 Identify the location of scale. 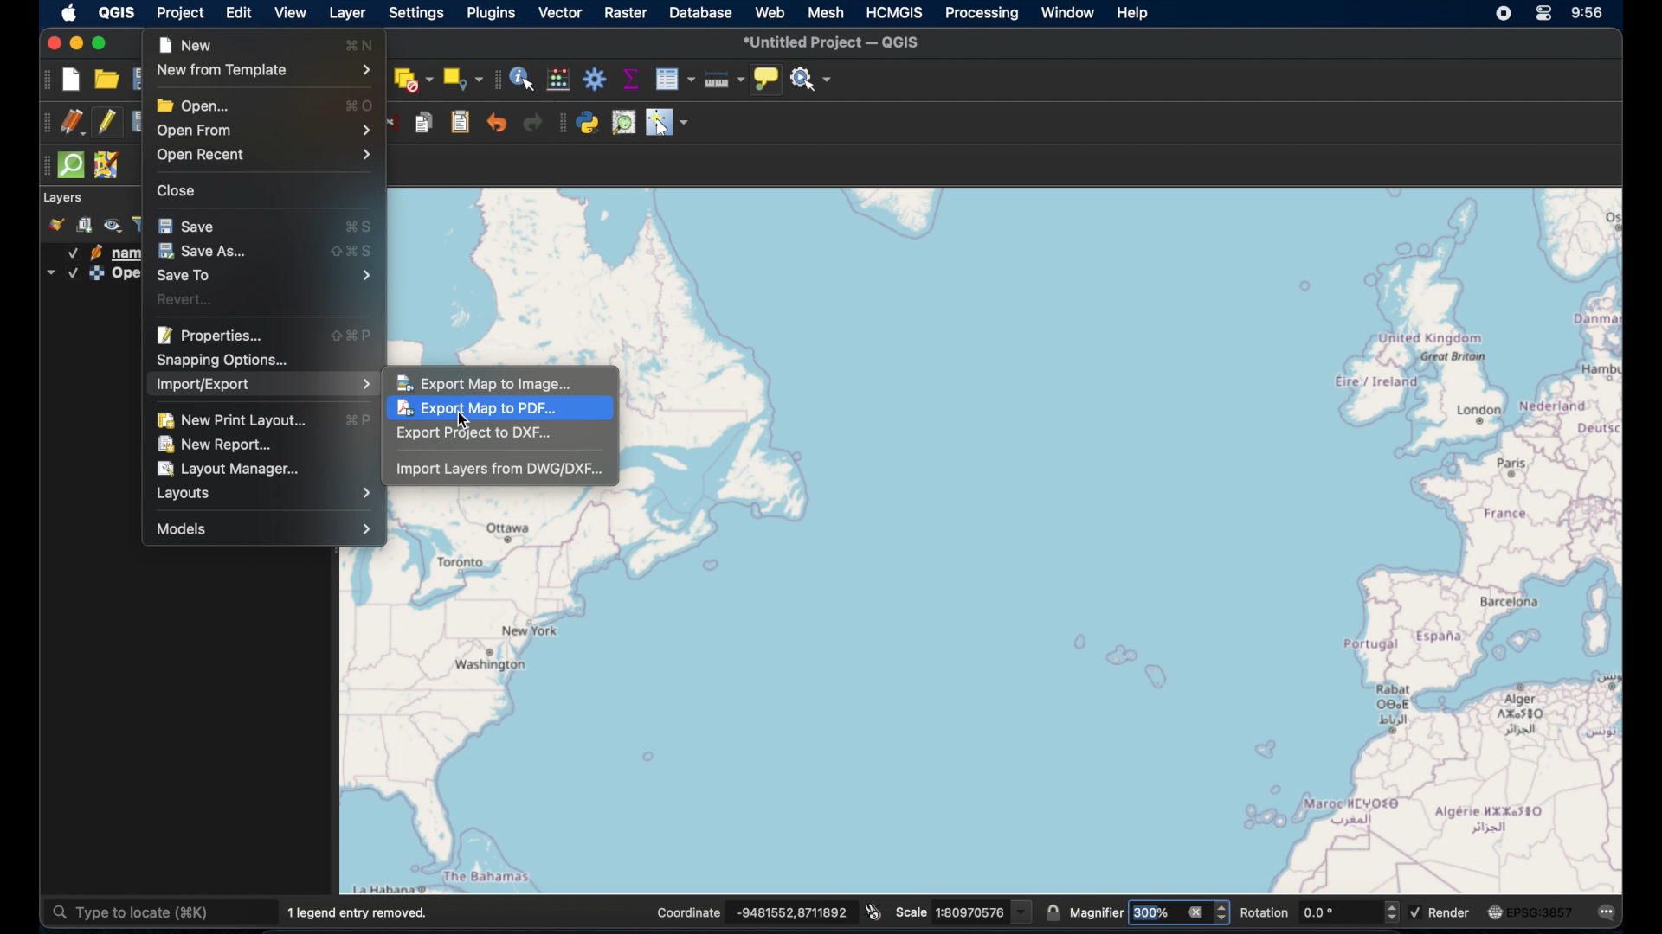
(965, 911).